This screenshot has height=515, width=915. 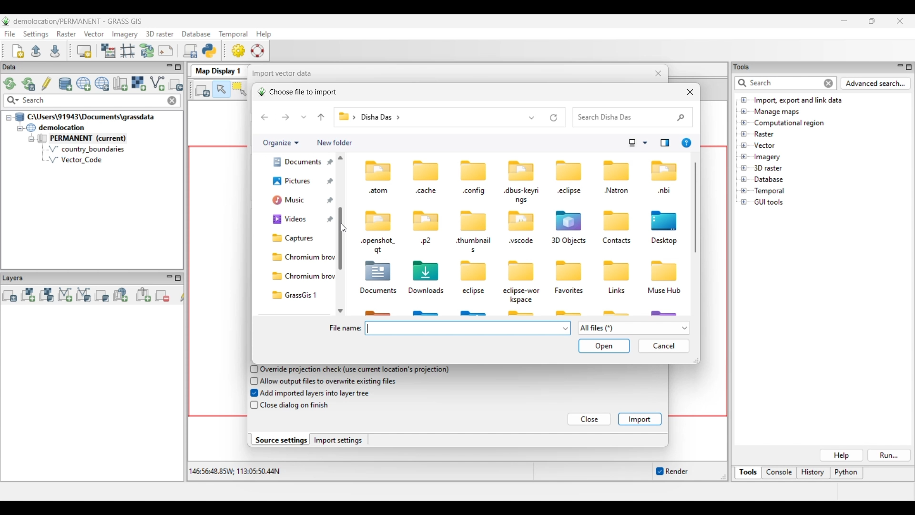 I want to click on Add web service layer, so click(x=121, y=295).